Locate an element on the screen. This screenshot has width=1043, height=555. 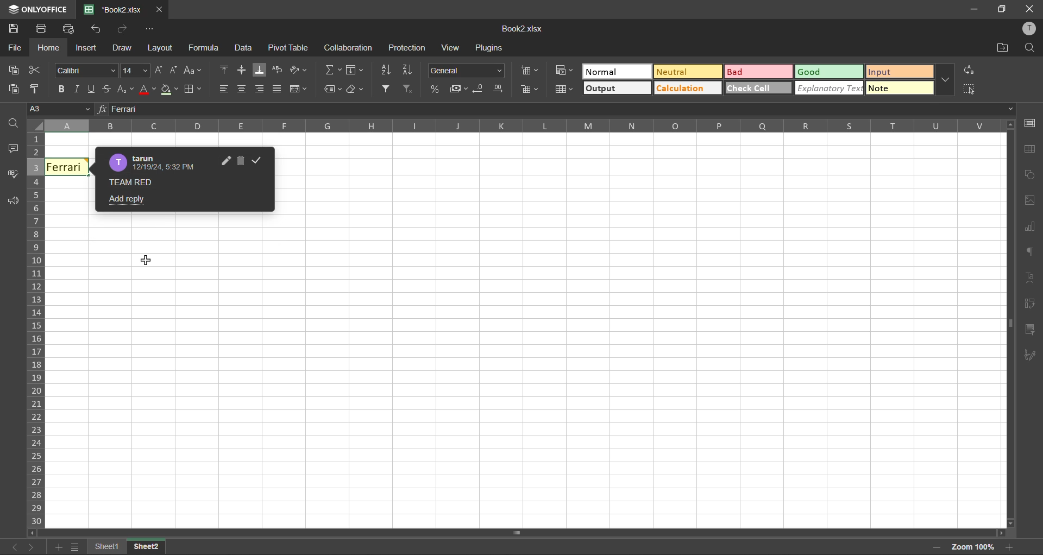
named ranges is located at coordinates (332, 87).